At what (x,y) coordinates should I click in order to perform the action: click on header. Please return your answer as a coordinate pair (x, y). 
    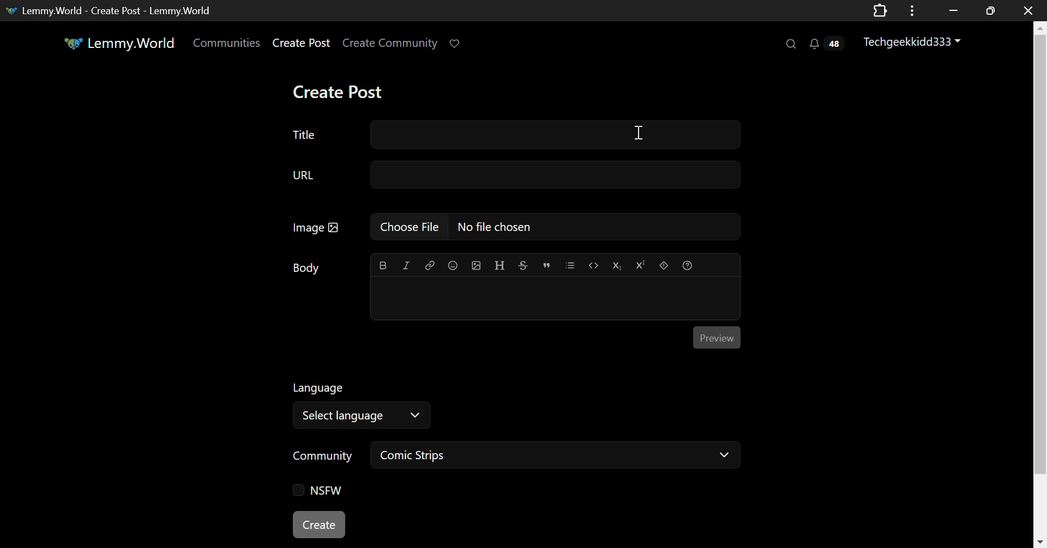
    Looking at the image, I should click on (498, 266).